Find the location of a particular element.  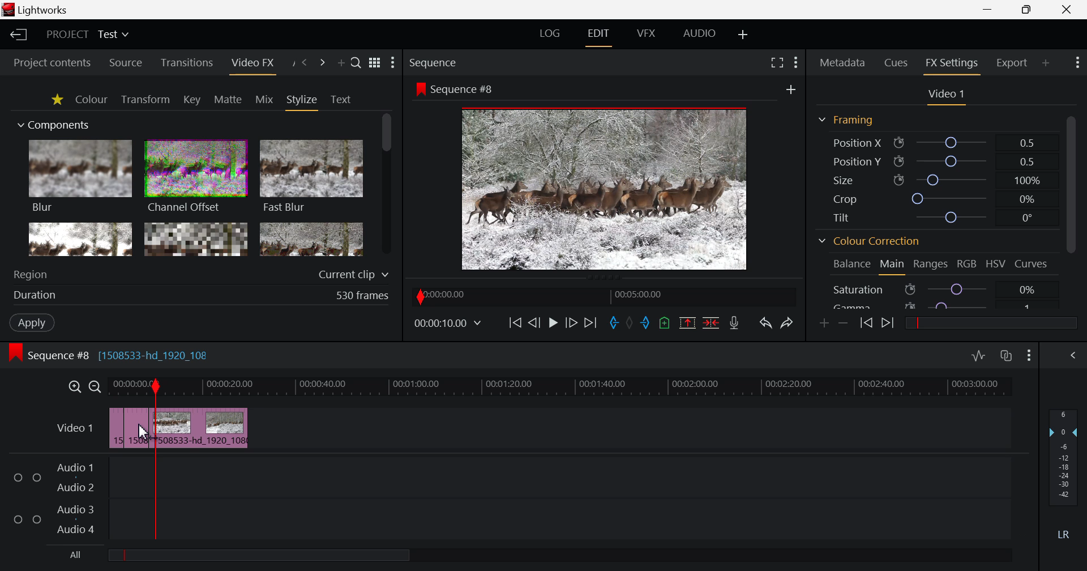

Mark Cue is located at coordinates (665, 322).